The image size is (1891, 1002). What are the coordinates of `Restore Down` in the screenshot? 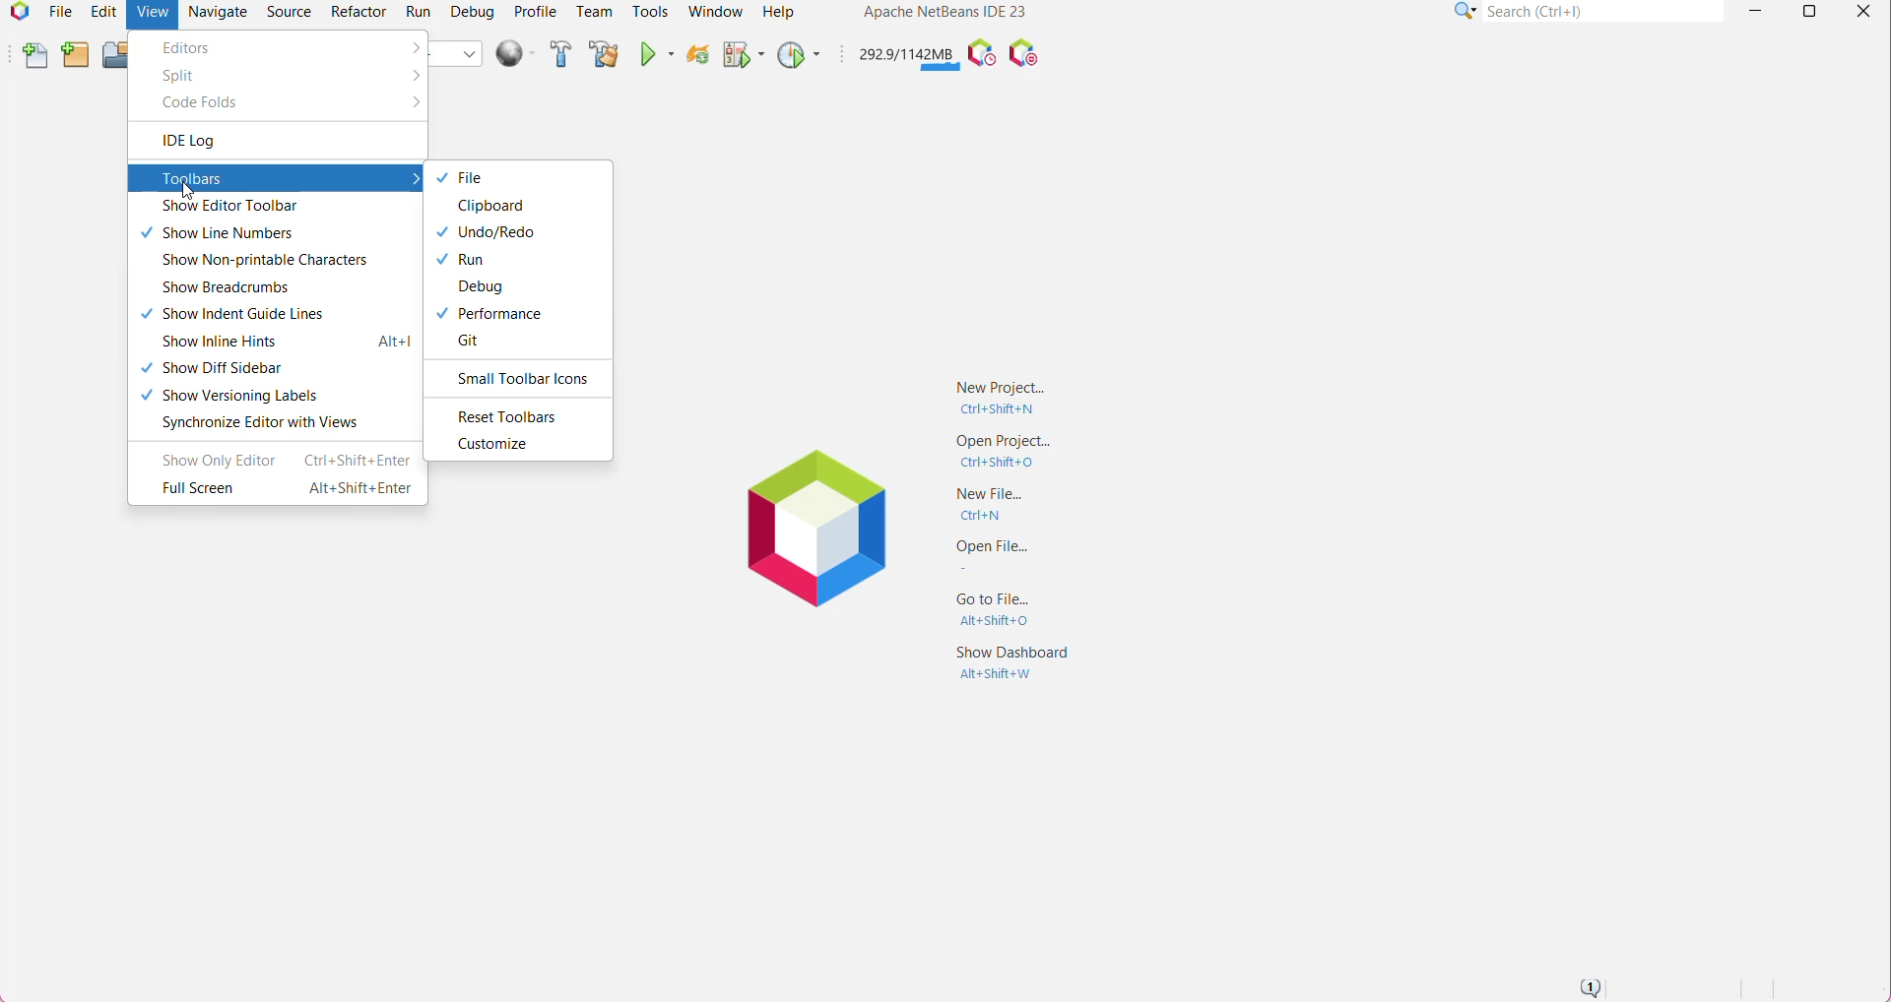 It's located at (1806, 12).